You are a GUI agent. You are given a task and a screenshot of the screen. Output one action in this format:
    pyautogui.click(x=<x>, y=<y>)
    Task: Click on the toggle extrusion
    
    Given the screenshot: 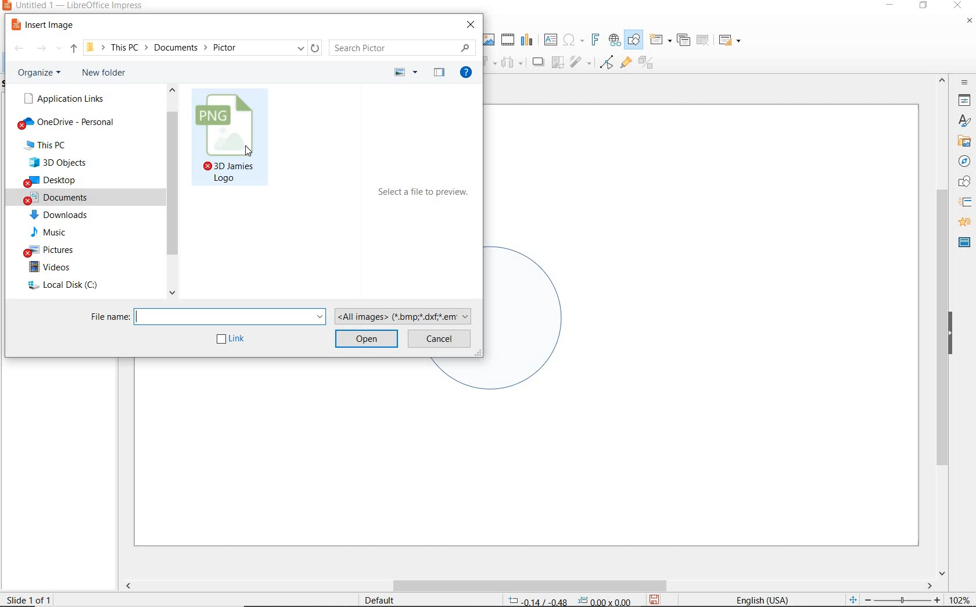 What is the action you would take?
    pyautogui.click(x=649, y=64)
    